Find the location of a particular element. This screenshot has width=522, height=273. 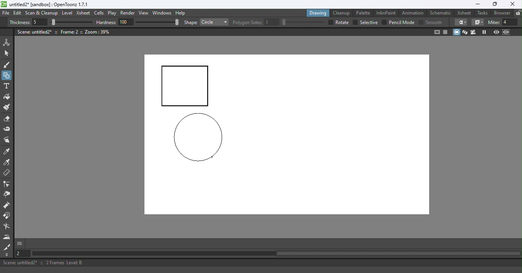

Pencil mode is located at coordinates (401, 22).